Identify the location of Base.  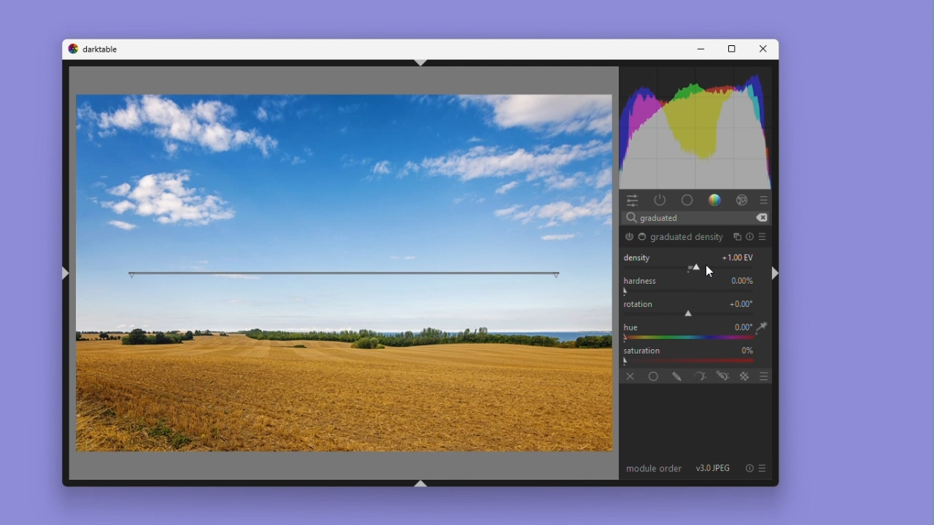
(643, 238).